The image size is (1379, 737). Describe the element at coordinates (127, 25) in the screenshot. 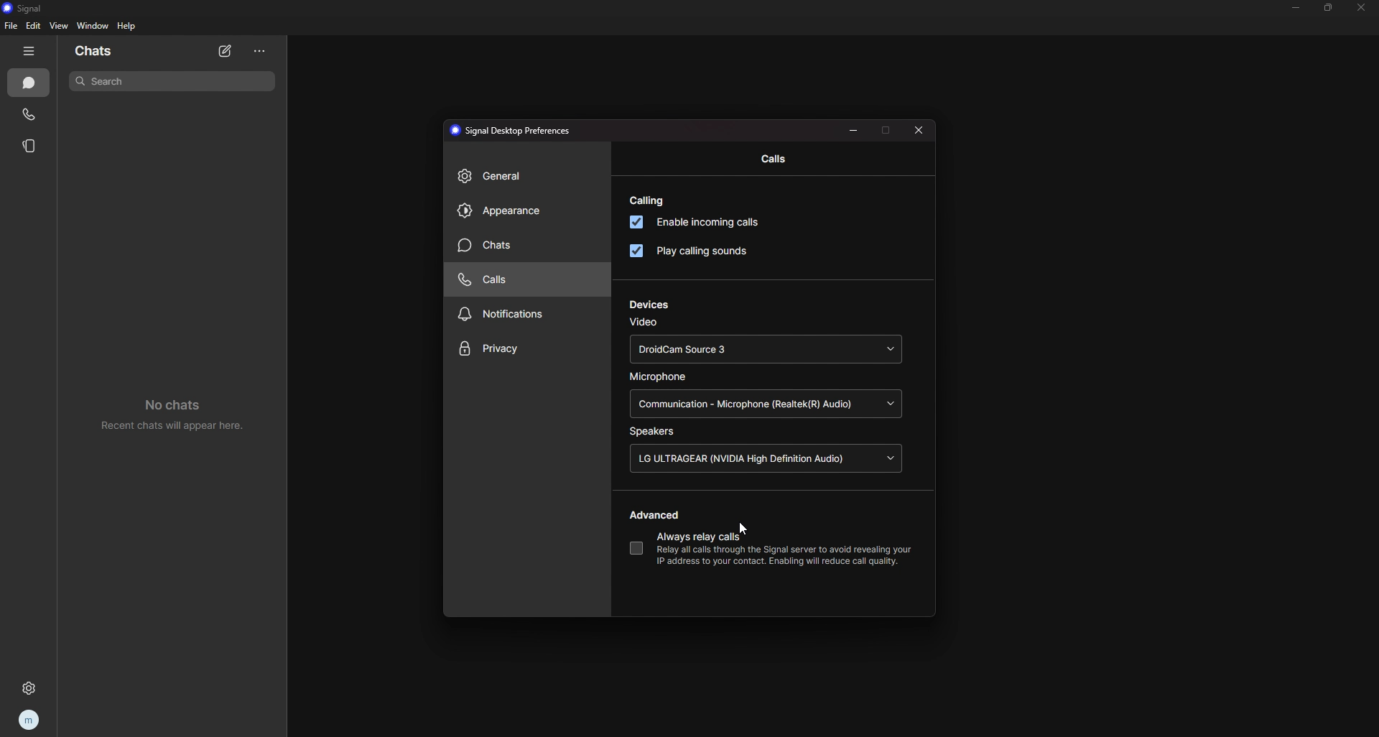

I see `help` at that location.